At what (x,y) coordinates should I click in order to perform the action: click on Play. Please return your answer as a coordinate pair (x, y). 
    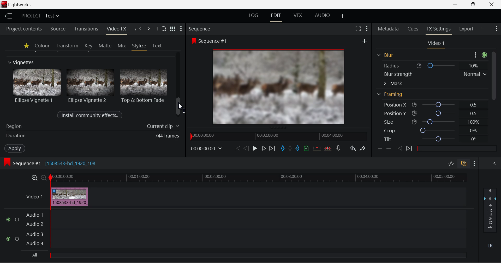
    Looking at the image, I should click on (254, 148).